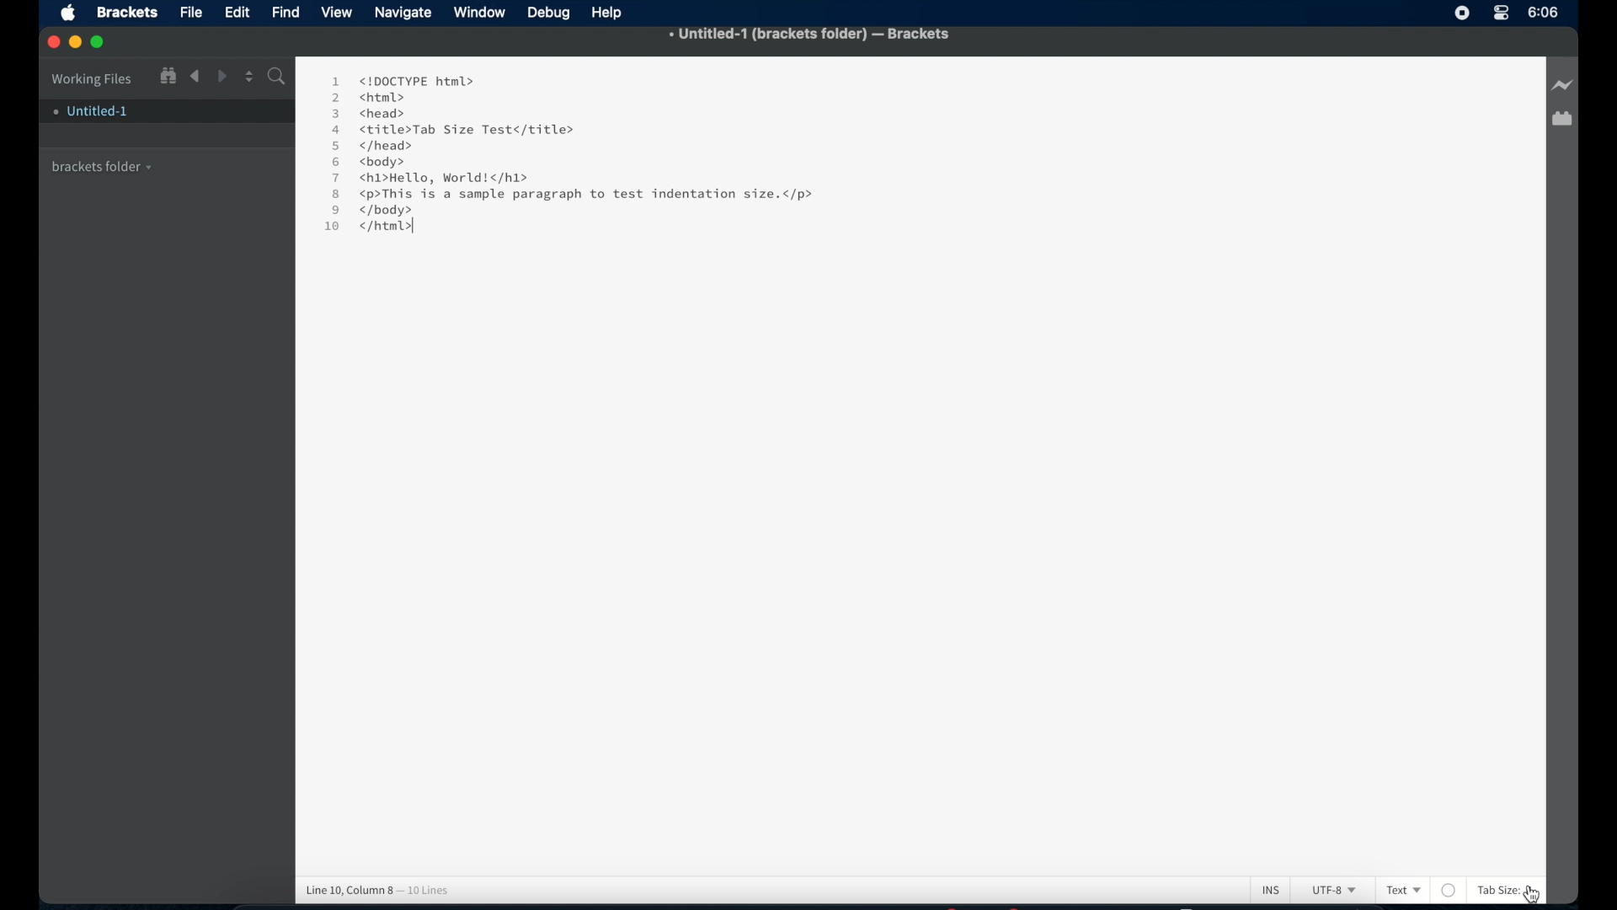 The width and height of the screenshot is (1617, 910). Describe the element at coordinates (1501, 14) in the screenshot. I see `Recording` at that location.